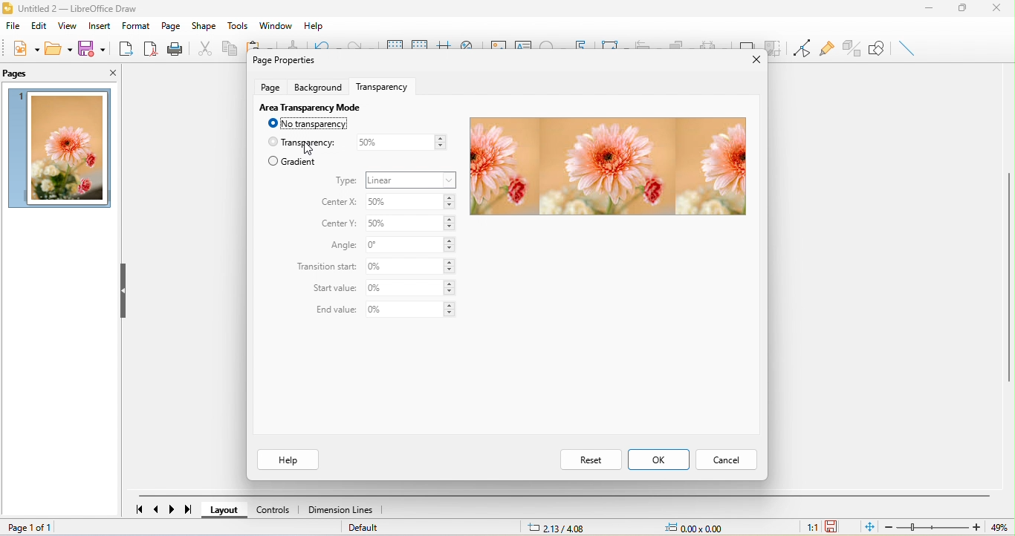  What do you see at coordinates (158, 508) in the screenshot?
I see `previous page` at bounding box center [158, 508].